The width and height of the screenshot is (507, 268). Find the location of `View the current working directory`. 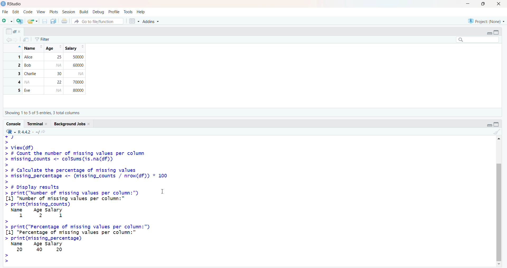

View the current working directory is located at coordinates (44, 131).